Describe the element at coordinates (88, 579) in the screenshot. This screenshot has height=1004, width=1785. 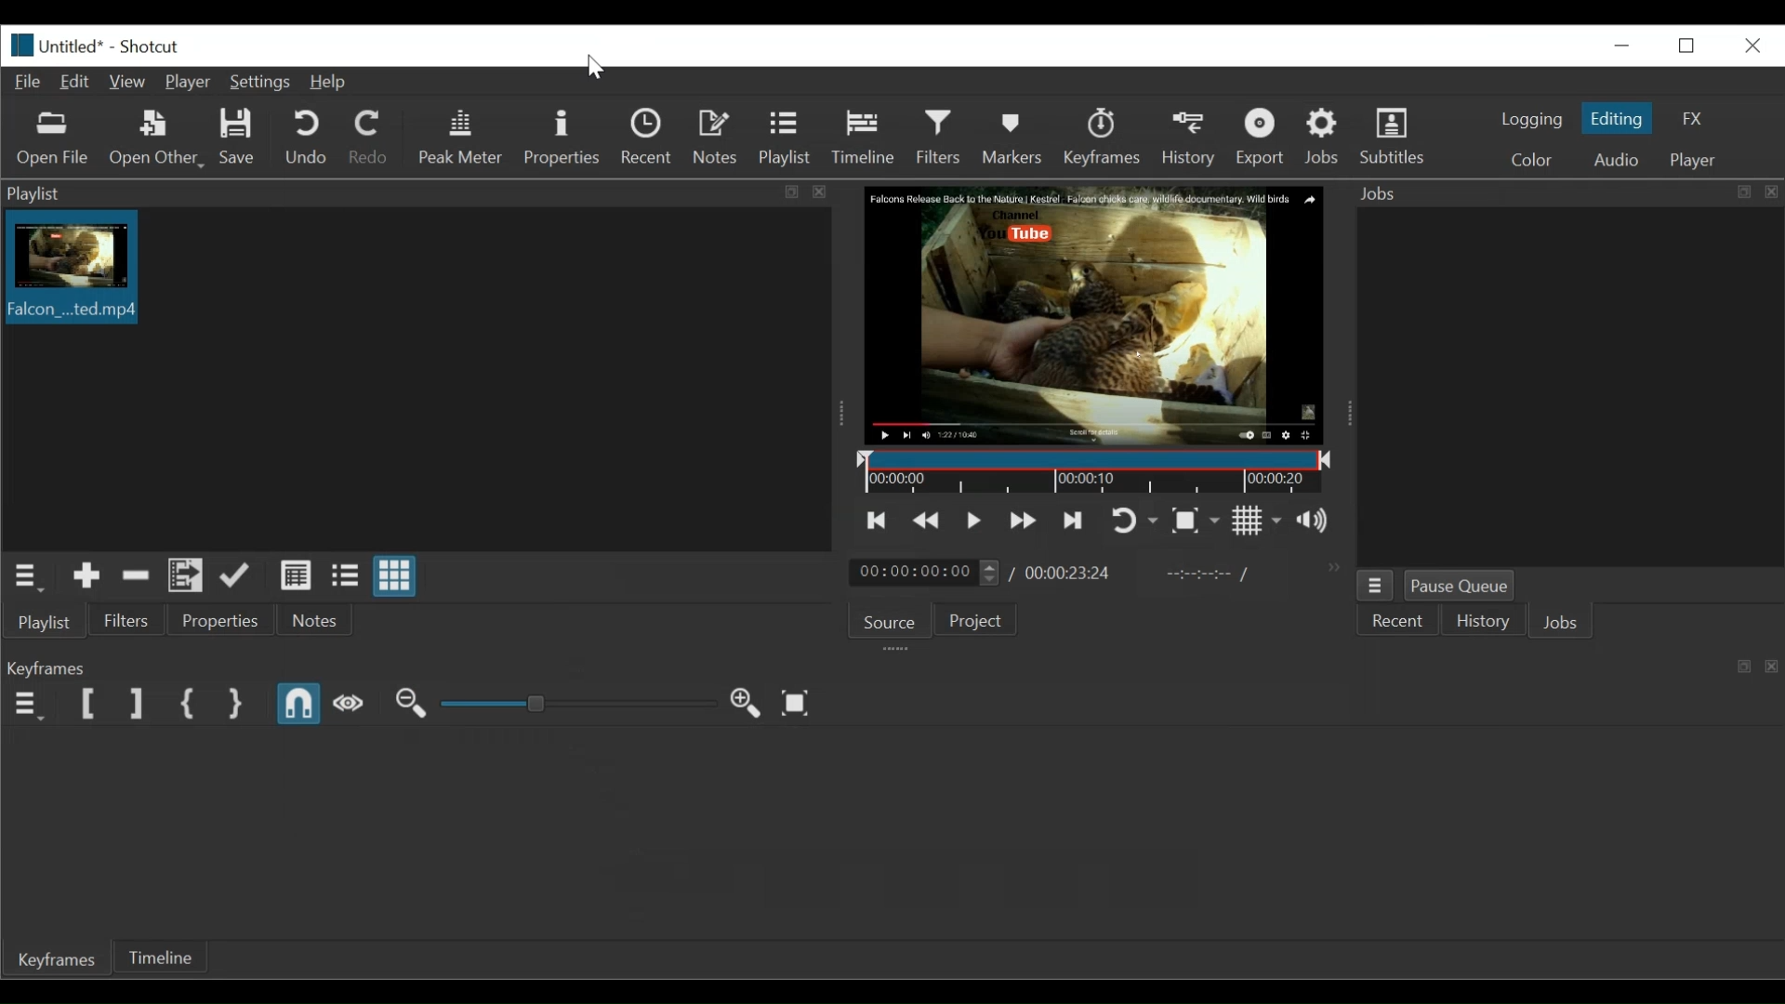
I see `Add the source to the playlist` at that location.